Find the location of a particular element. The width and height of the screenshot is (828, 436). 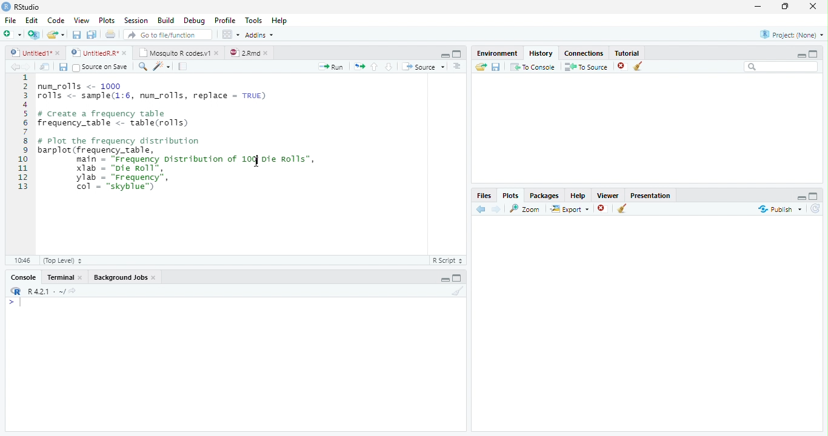

Close is located at coordinates (814, 7).